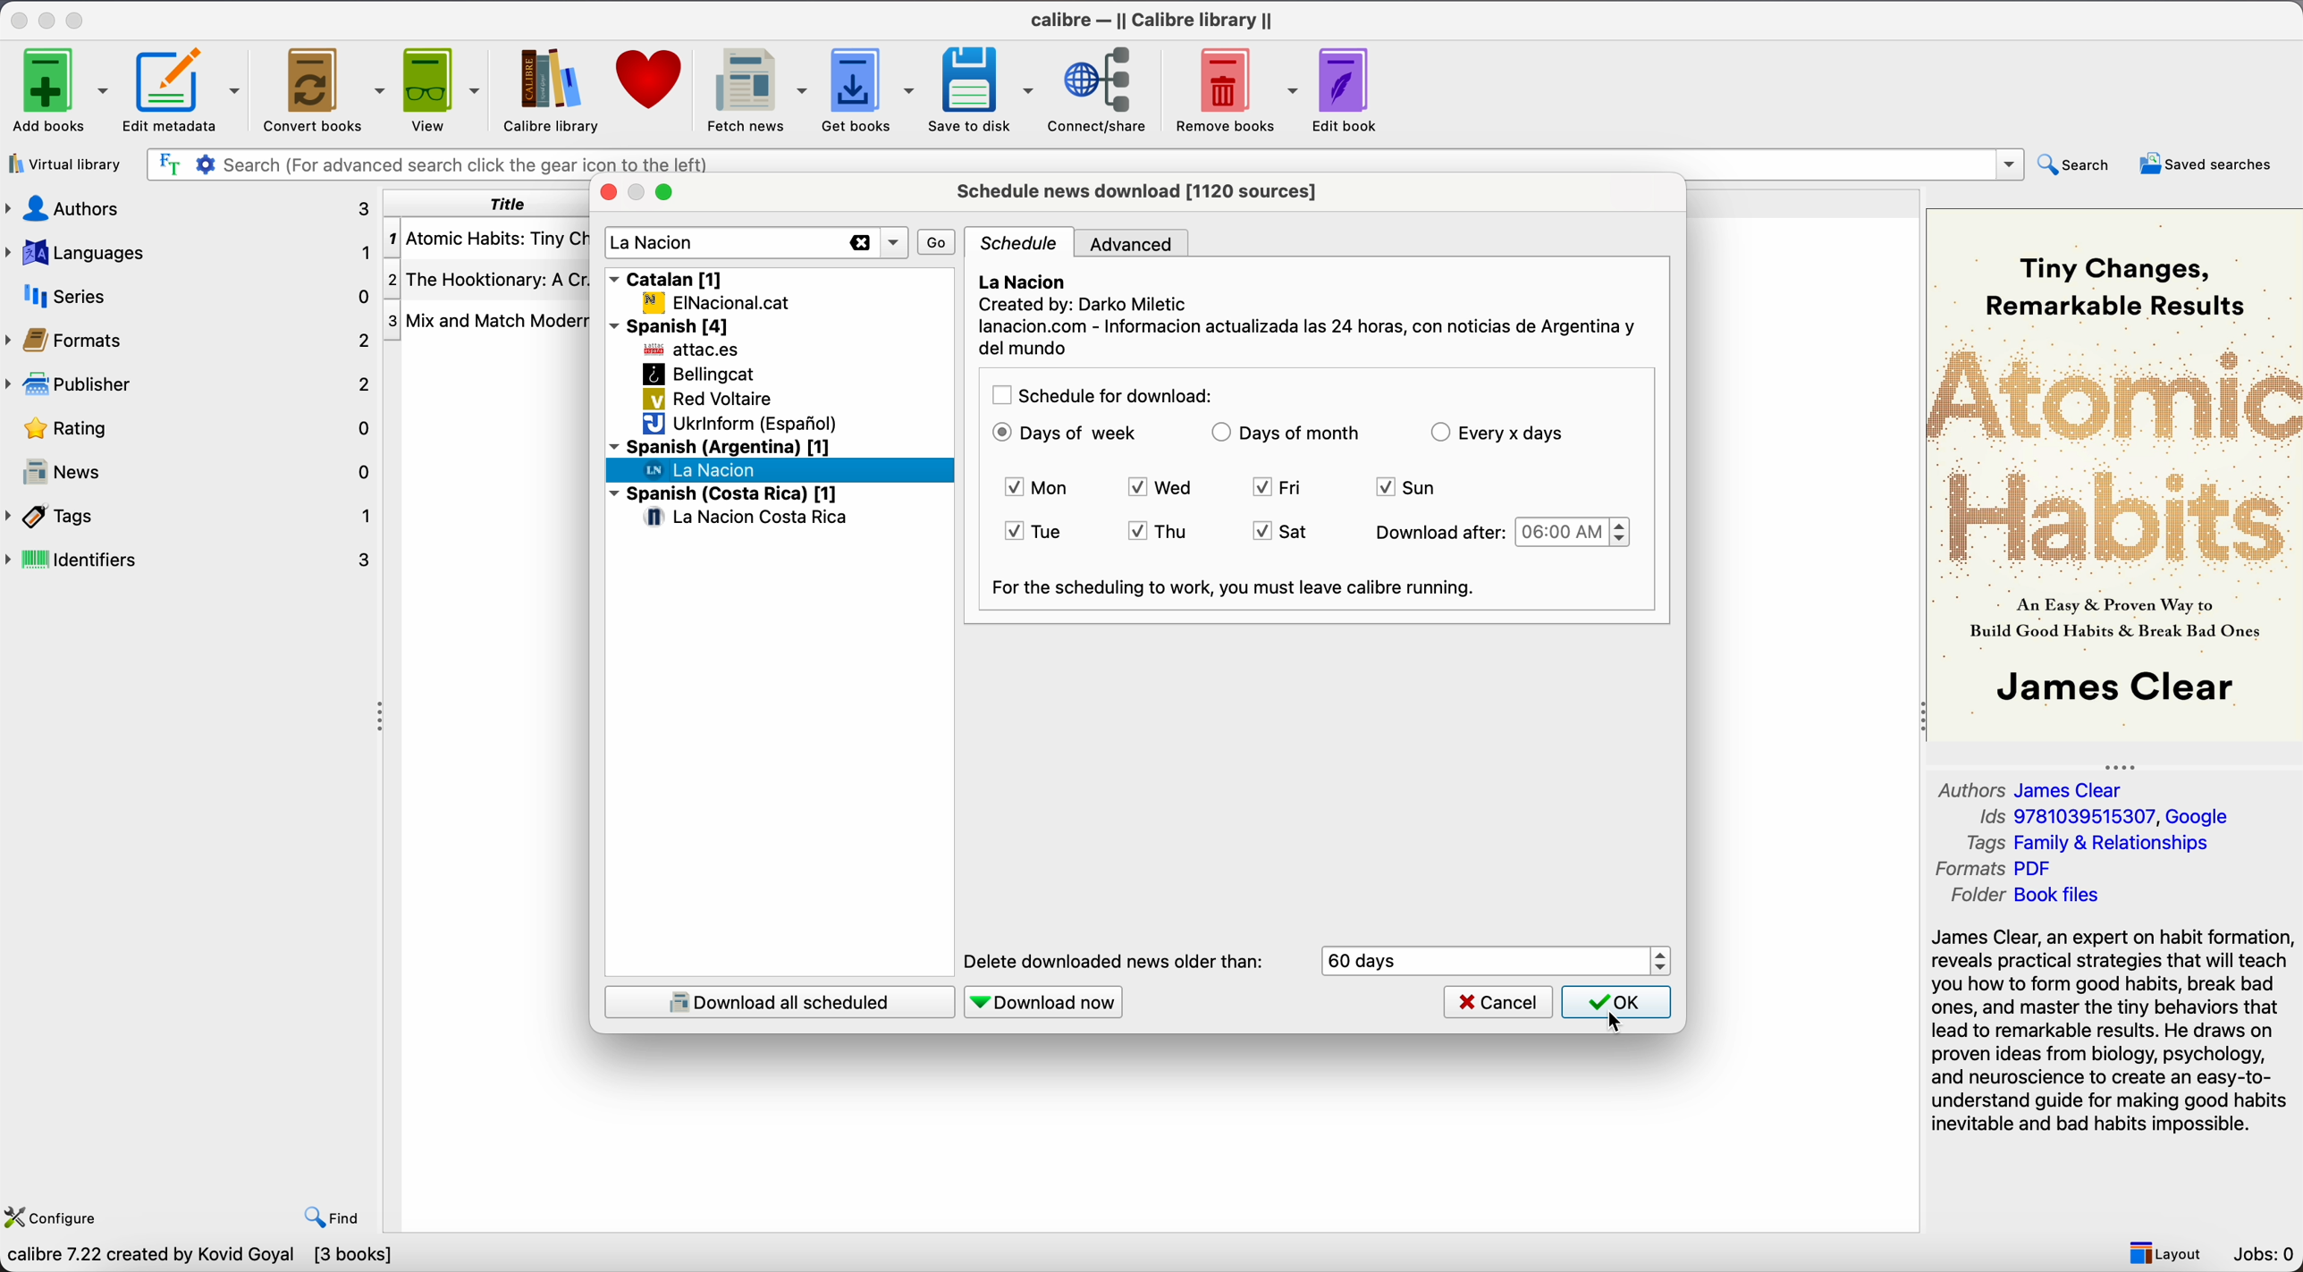 The height and width of the screenshot is (1272, 2303). What do you see at coordinates (1407, 490) in the screenshot?
I see `sun` at bounding box center [1407, 490].